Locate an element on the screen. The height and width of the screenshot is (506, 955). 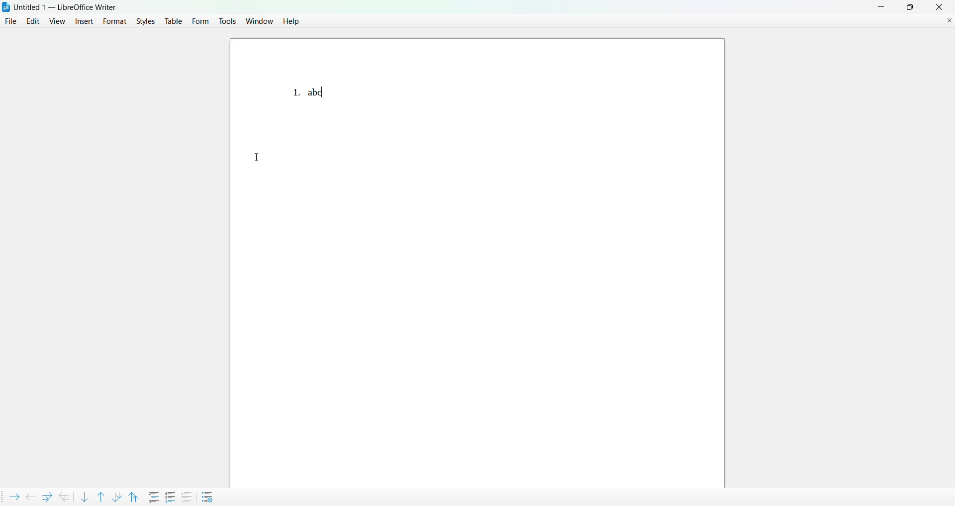
demote outline level with subpoints is located at coordinates (46, 496).